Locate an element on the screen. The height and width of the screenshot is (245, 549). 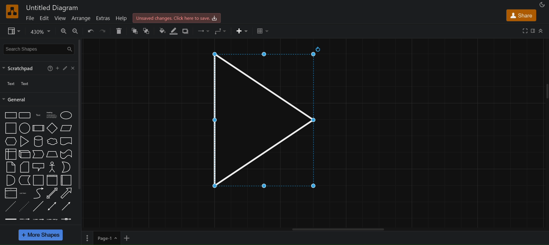
To back is located at coordinates (148, 31).